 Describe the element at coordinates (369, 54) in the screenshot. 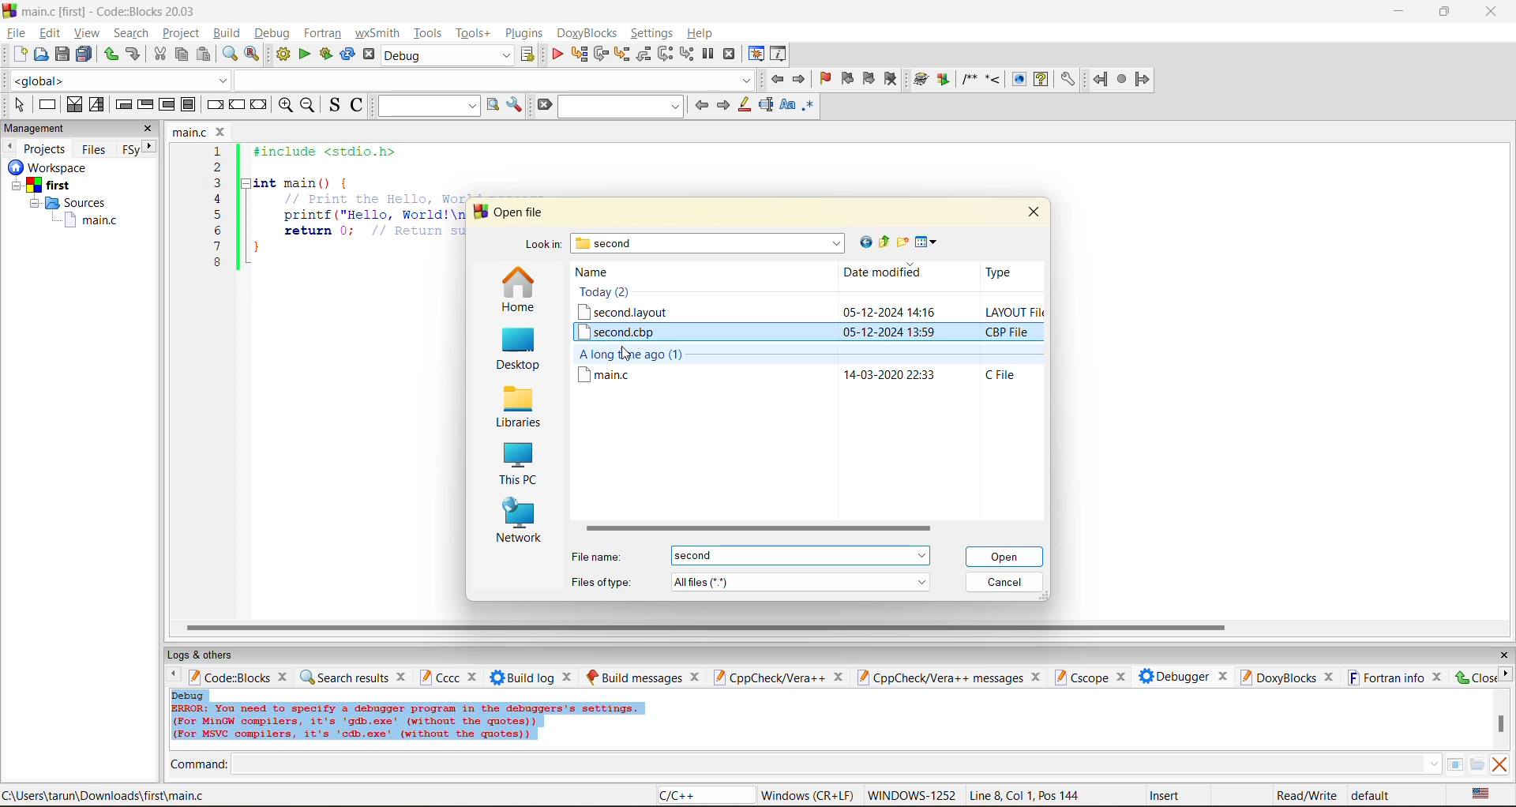

I see `abort` at that location.